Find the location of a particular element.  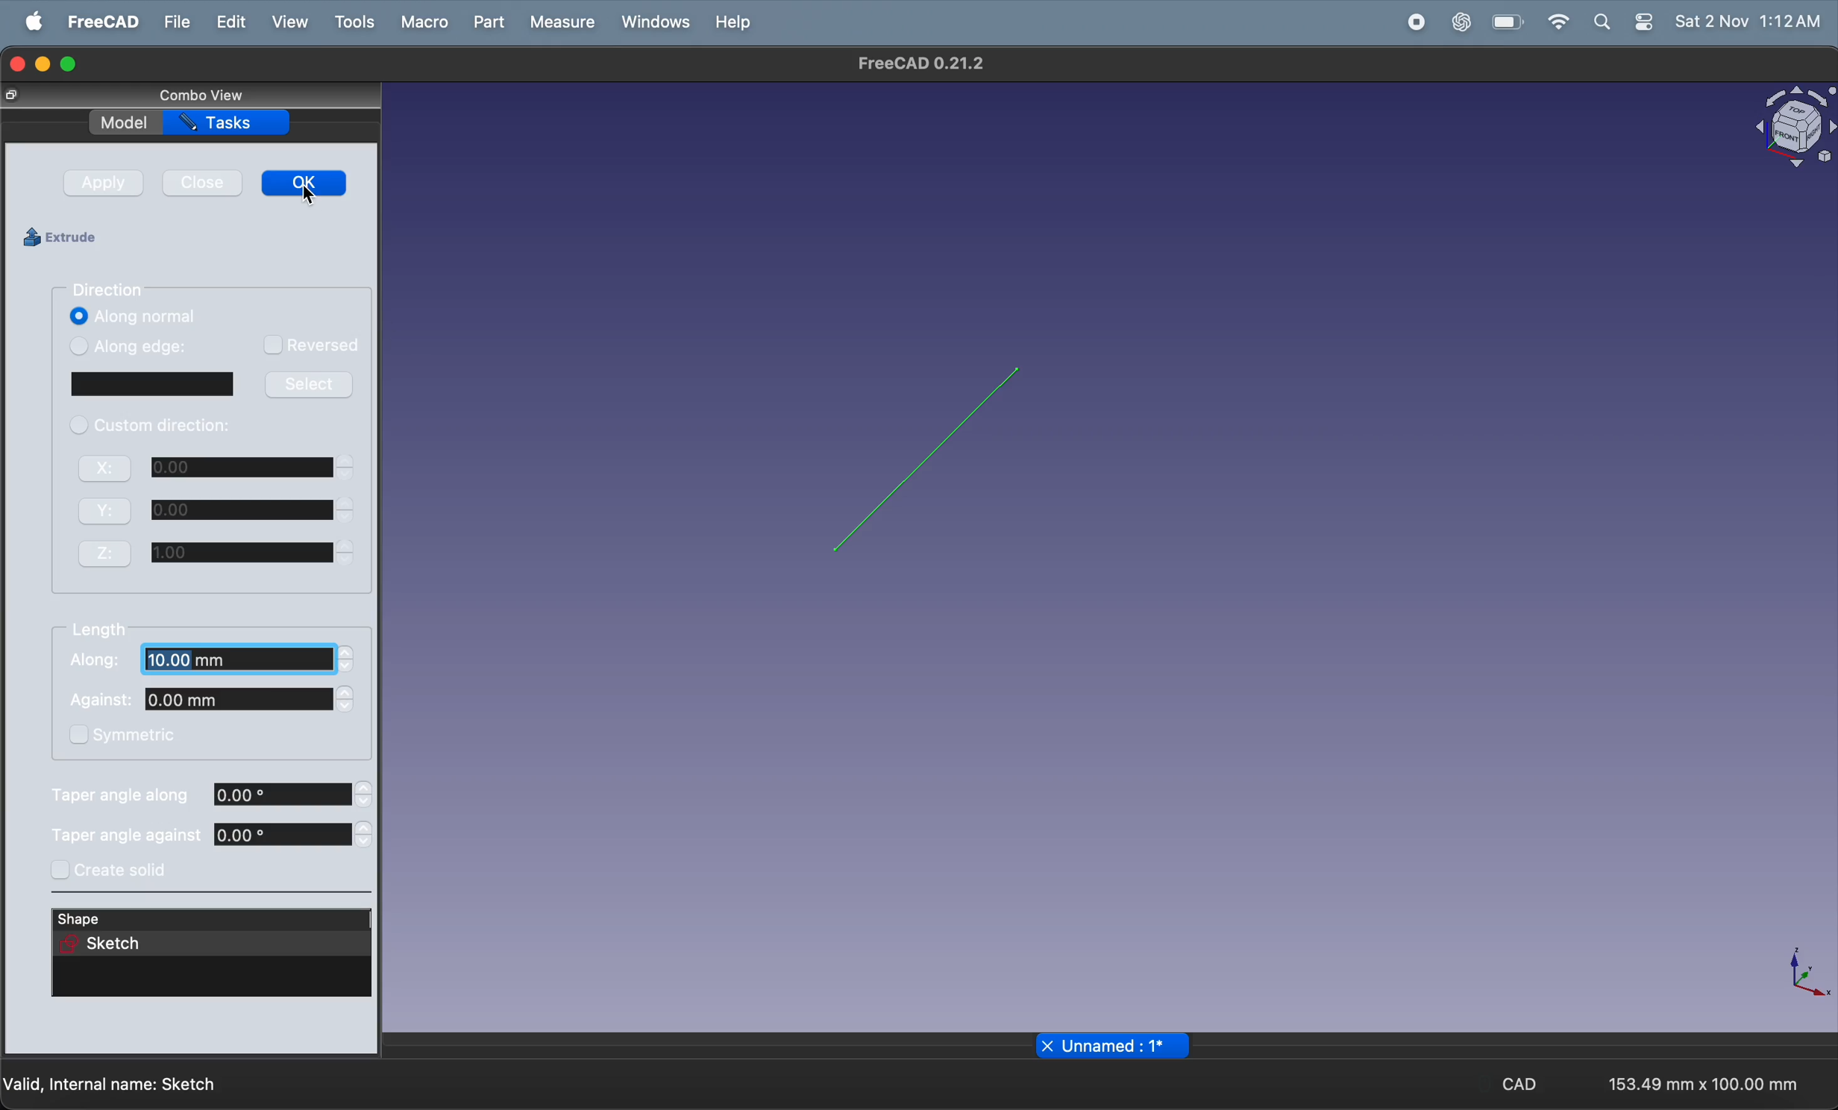

minimize is located at coordinates (43, 65).